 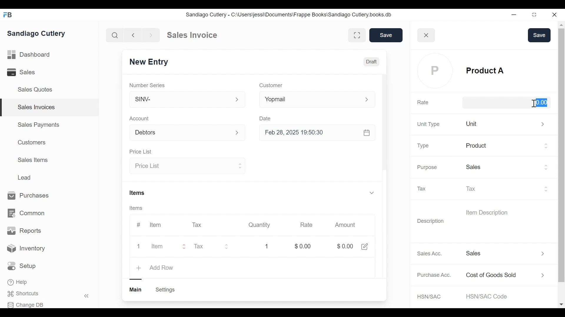 What do you see at coordinates (507, 253) in the screenshot?
I see `Income` at bounding box center [507, 253].